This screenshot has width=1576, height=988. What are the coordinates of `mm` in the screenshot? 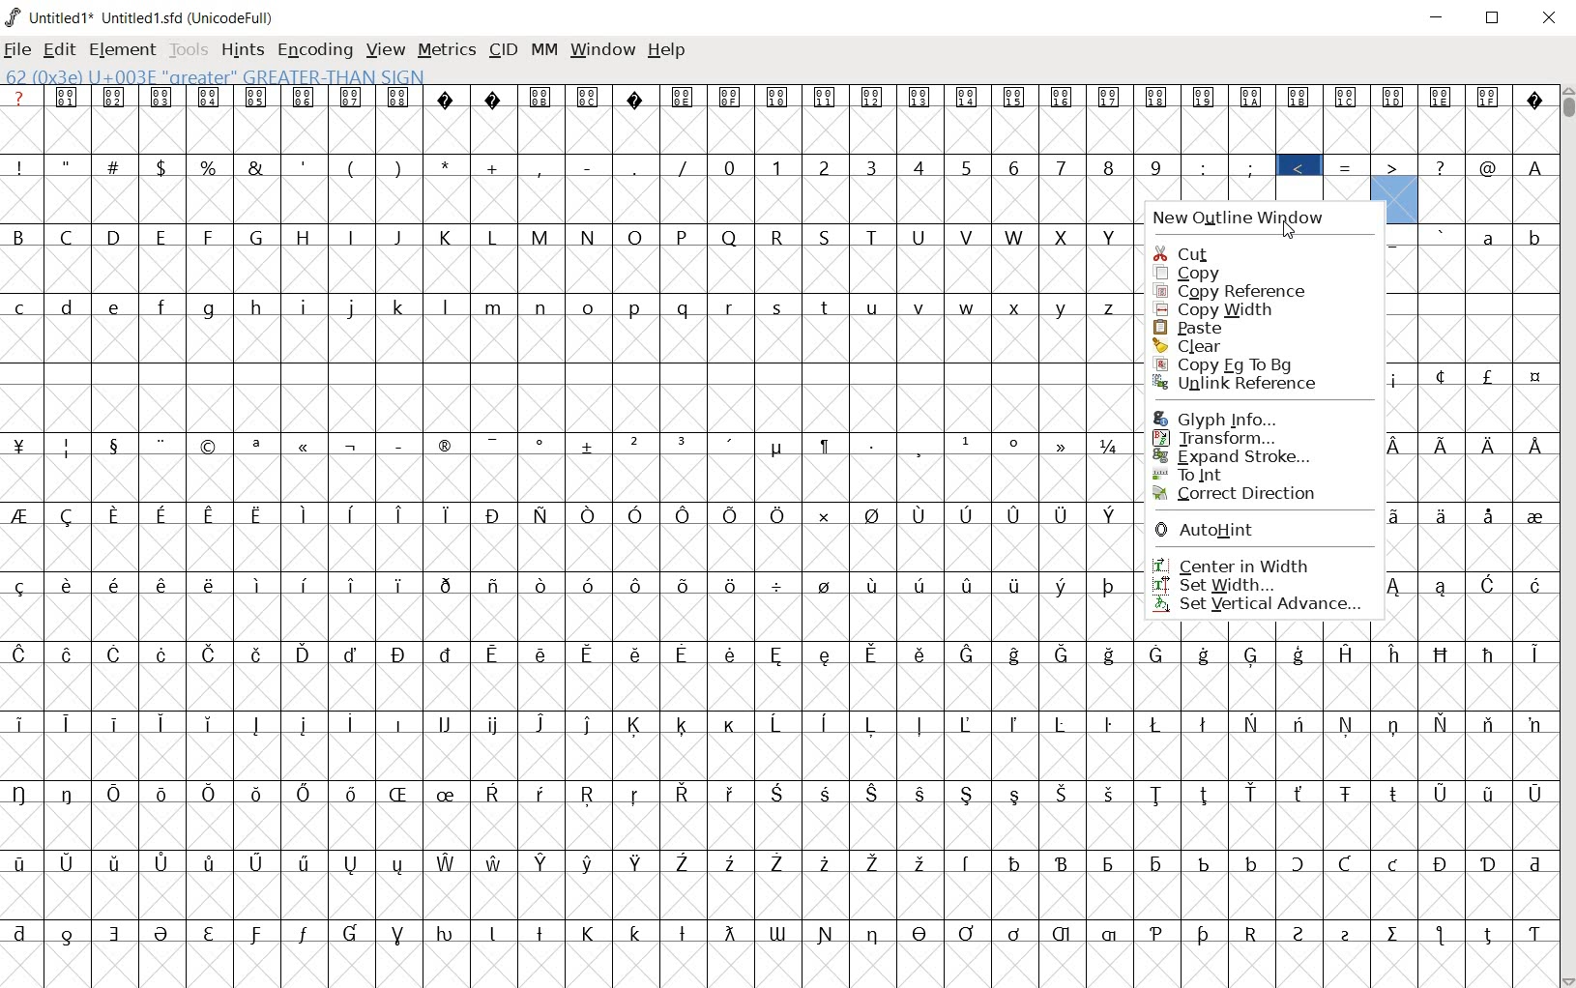 It's located at (544, 51).